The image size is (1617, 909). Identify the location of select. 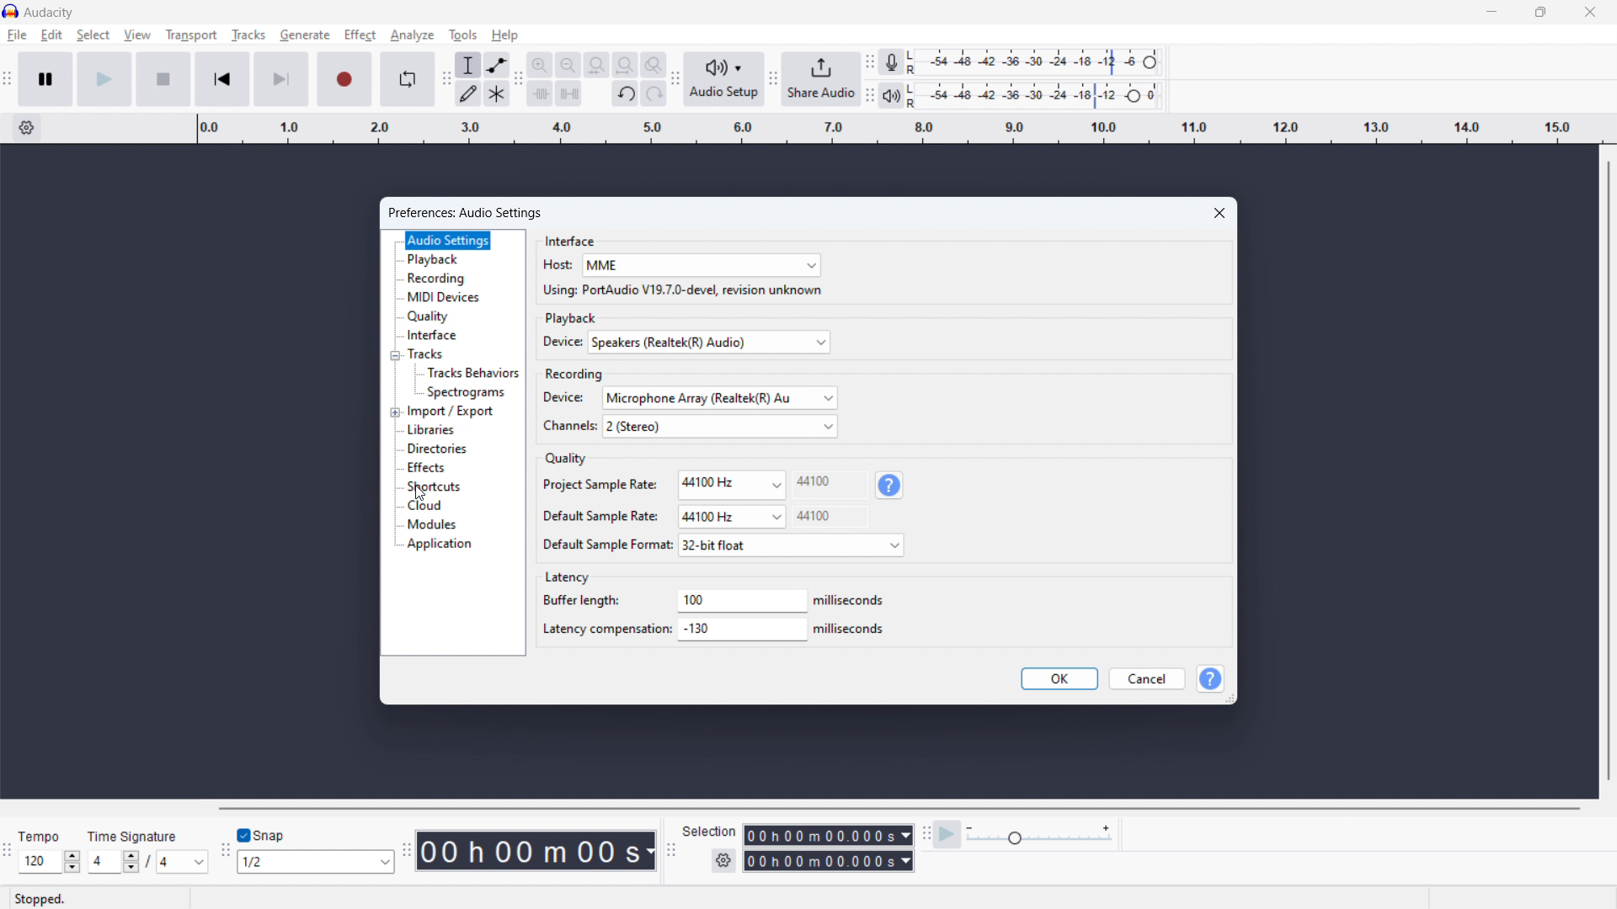
(93, 35).